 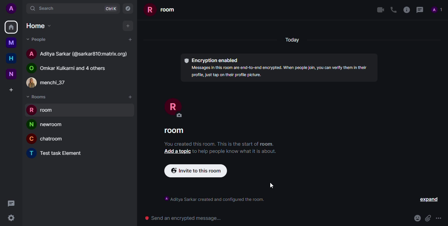 What do you see at coordinates (293, 39) in the screenshot?
I see `today` at bounding box center [293, 39].